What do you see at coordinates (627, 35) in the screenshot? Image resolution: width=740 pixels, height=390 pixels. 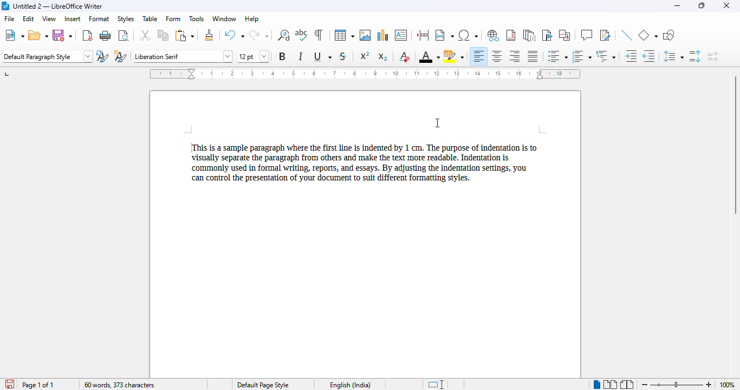 I see `insert line` at bounding box center [627, 35].